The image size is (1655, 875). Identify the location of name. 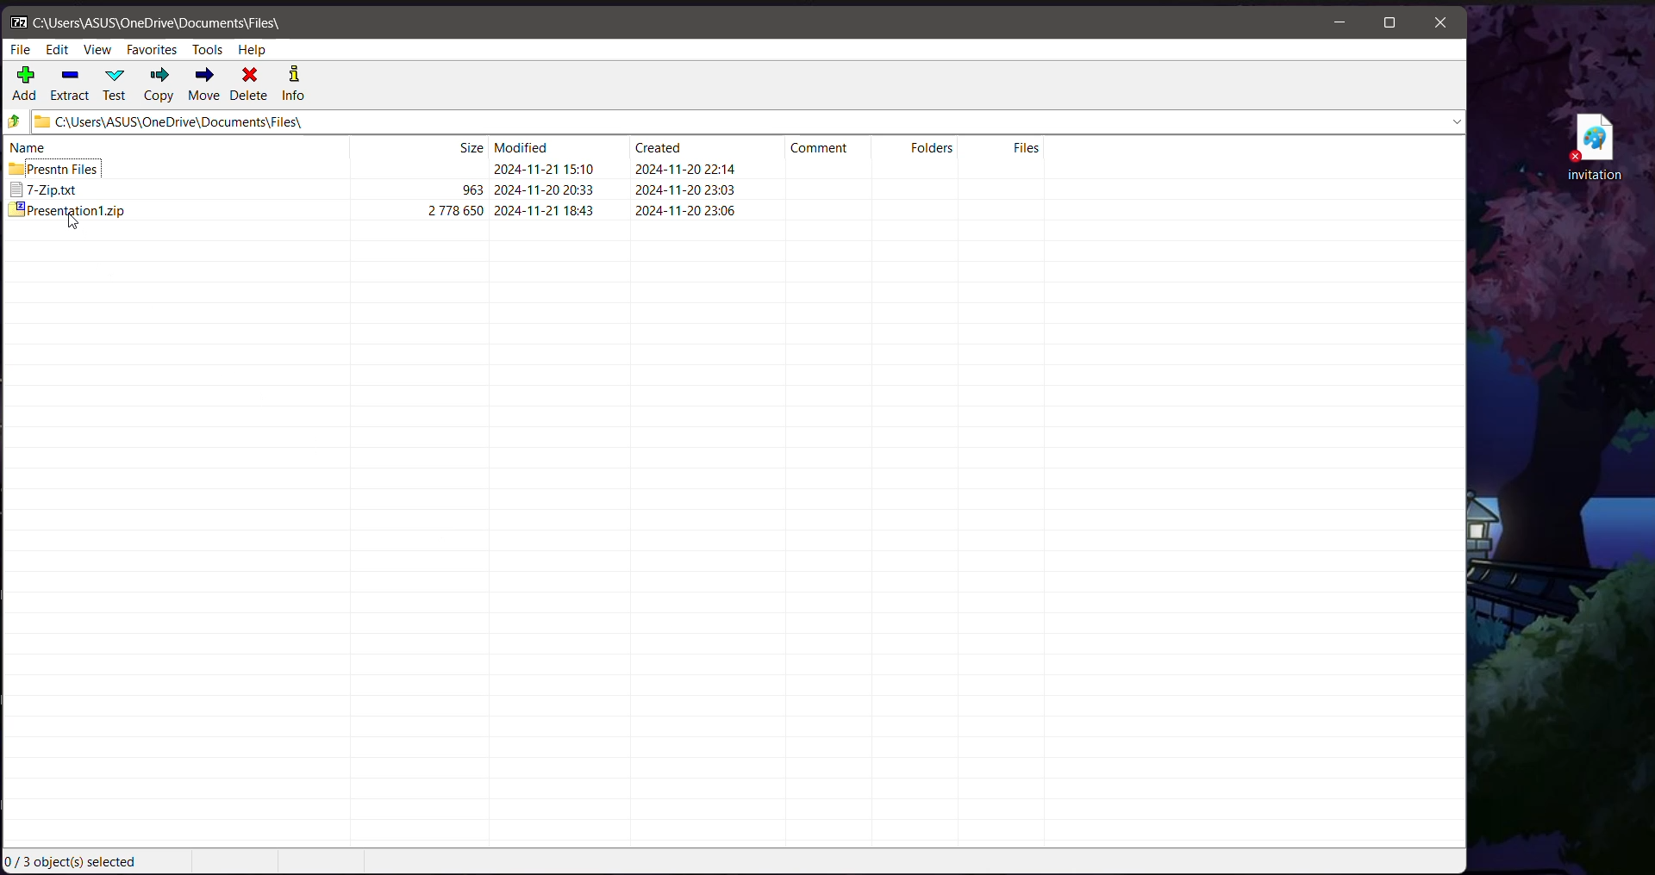
(28, 146).